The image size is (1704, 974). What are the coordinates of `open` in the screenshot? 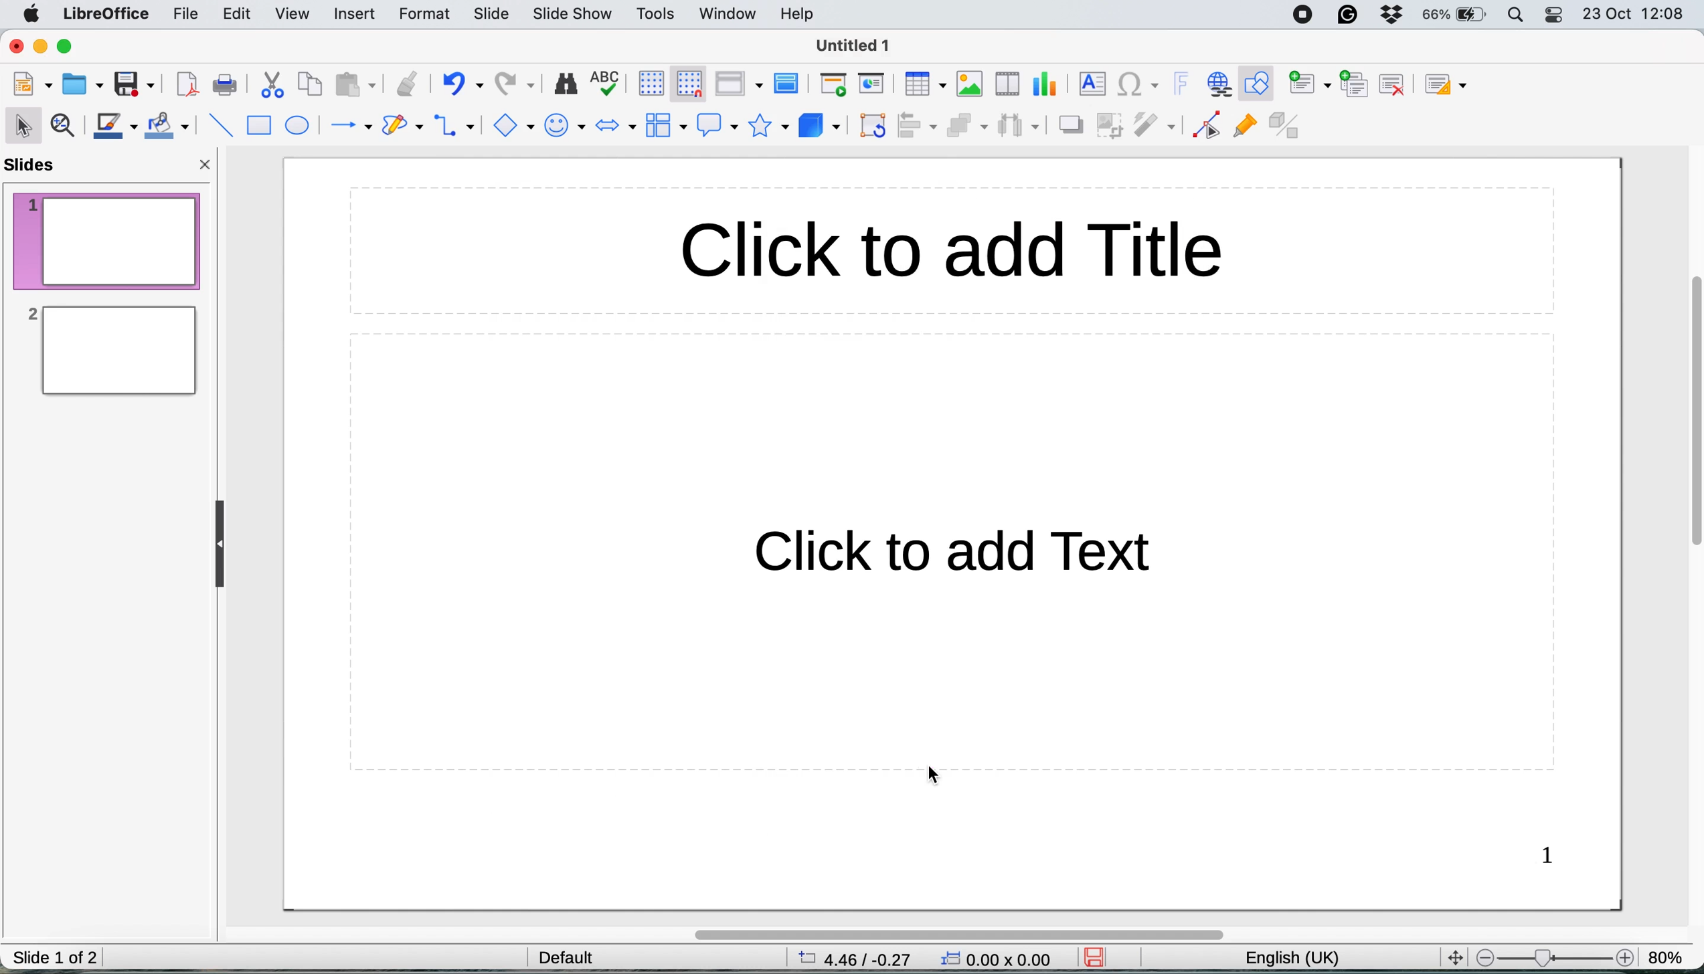 It's located at (84, 82).